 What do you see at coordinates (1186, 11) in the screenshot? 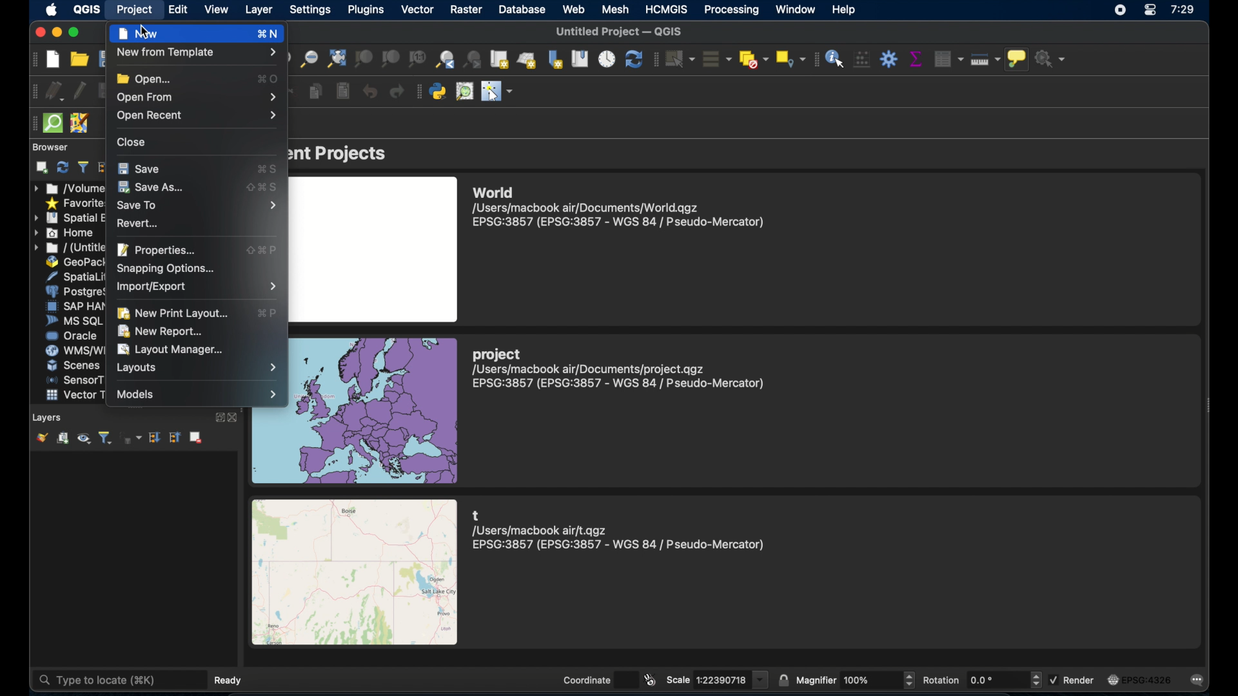
I see `7:29` at bounding box center [1186, 11].